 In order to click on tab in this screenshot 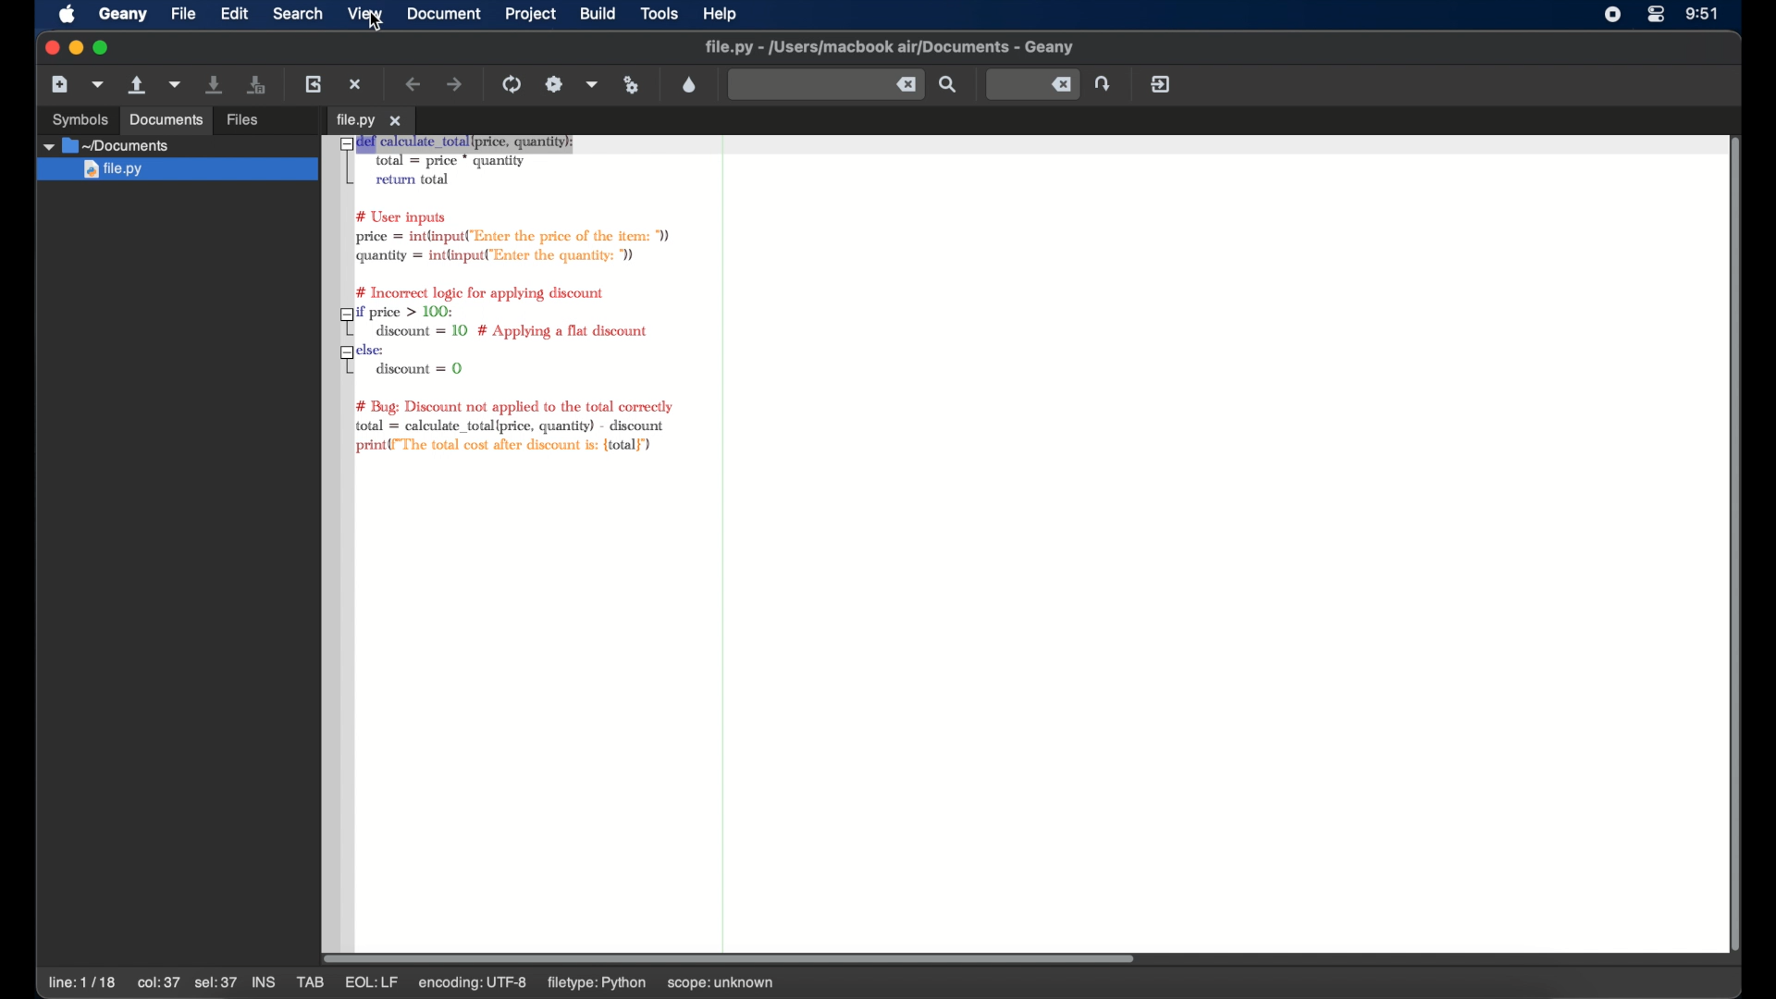, I will do `click(371, 118)`.